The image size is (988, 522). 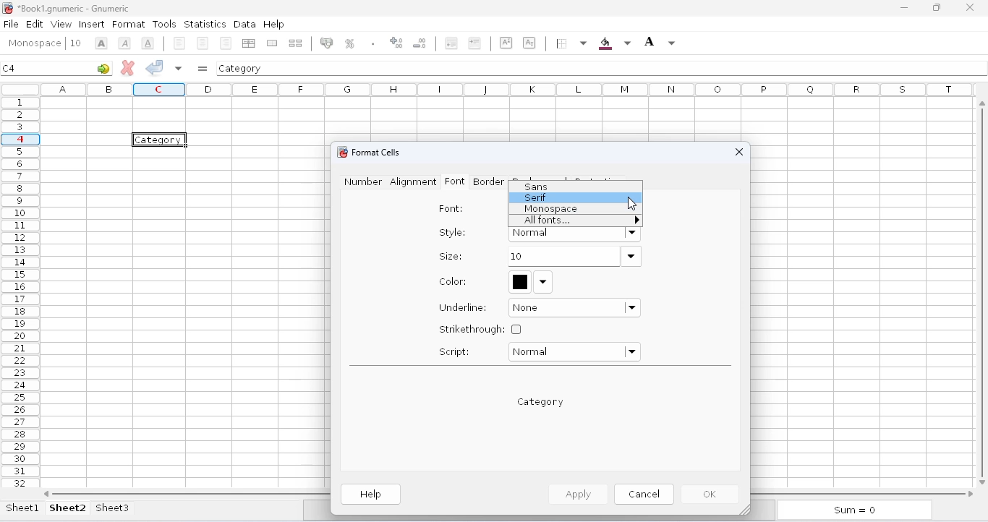 What do you see at coordinates (574, 257) in the screenshot?
I see `10` at bounding box center [574, 257].